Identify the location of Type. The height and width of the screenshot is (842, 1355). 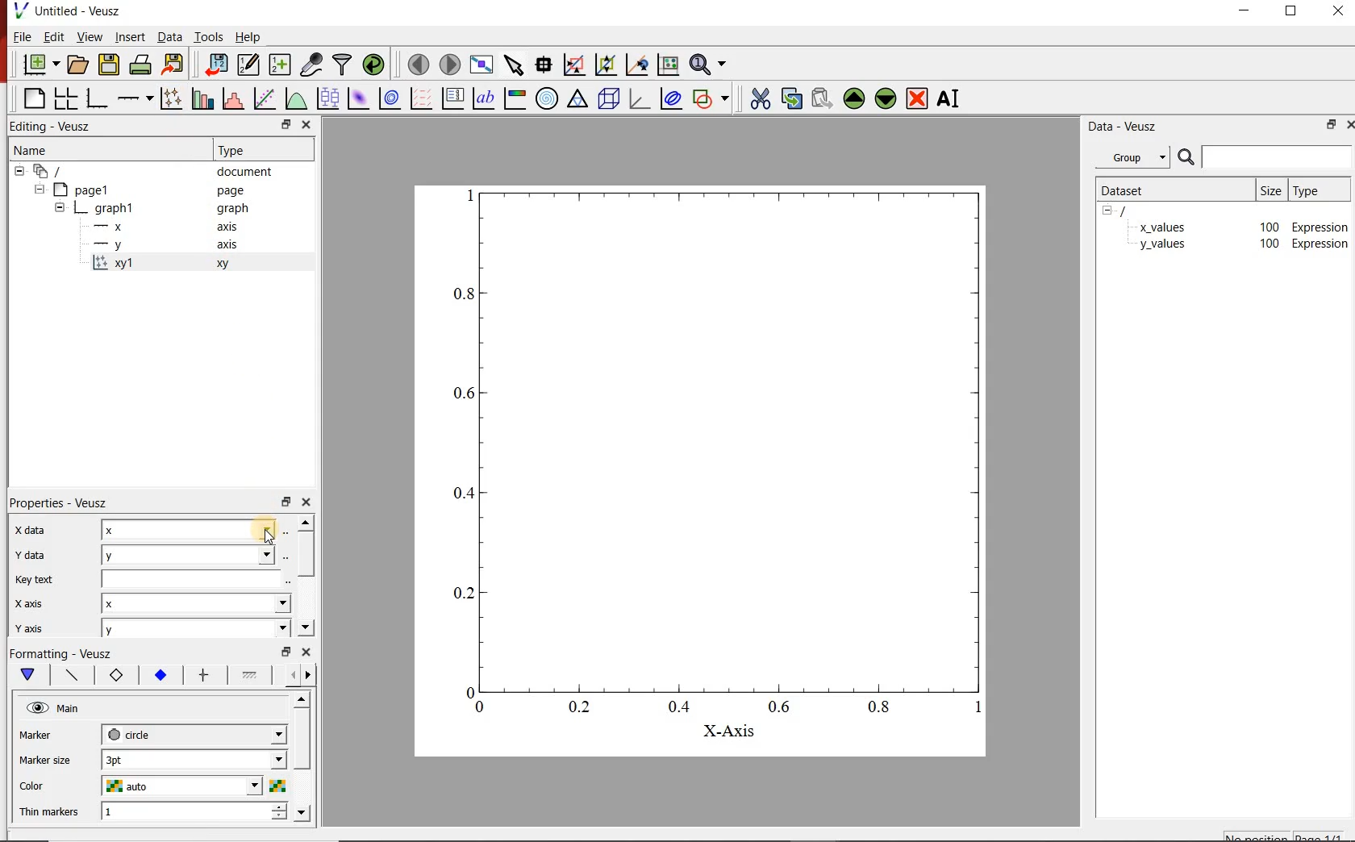
(243, 150).